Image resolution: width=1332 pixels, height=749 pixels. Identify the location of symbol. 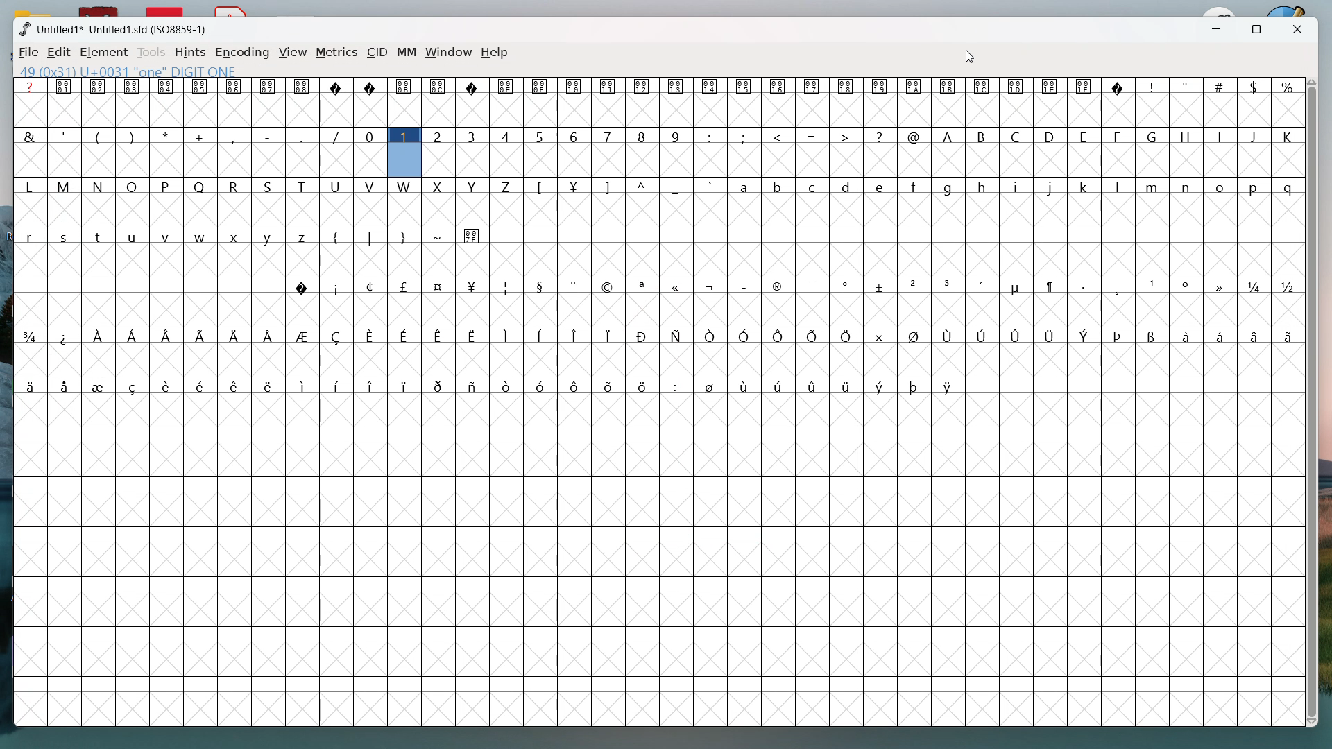
(948, 334).